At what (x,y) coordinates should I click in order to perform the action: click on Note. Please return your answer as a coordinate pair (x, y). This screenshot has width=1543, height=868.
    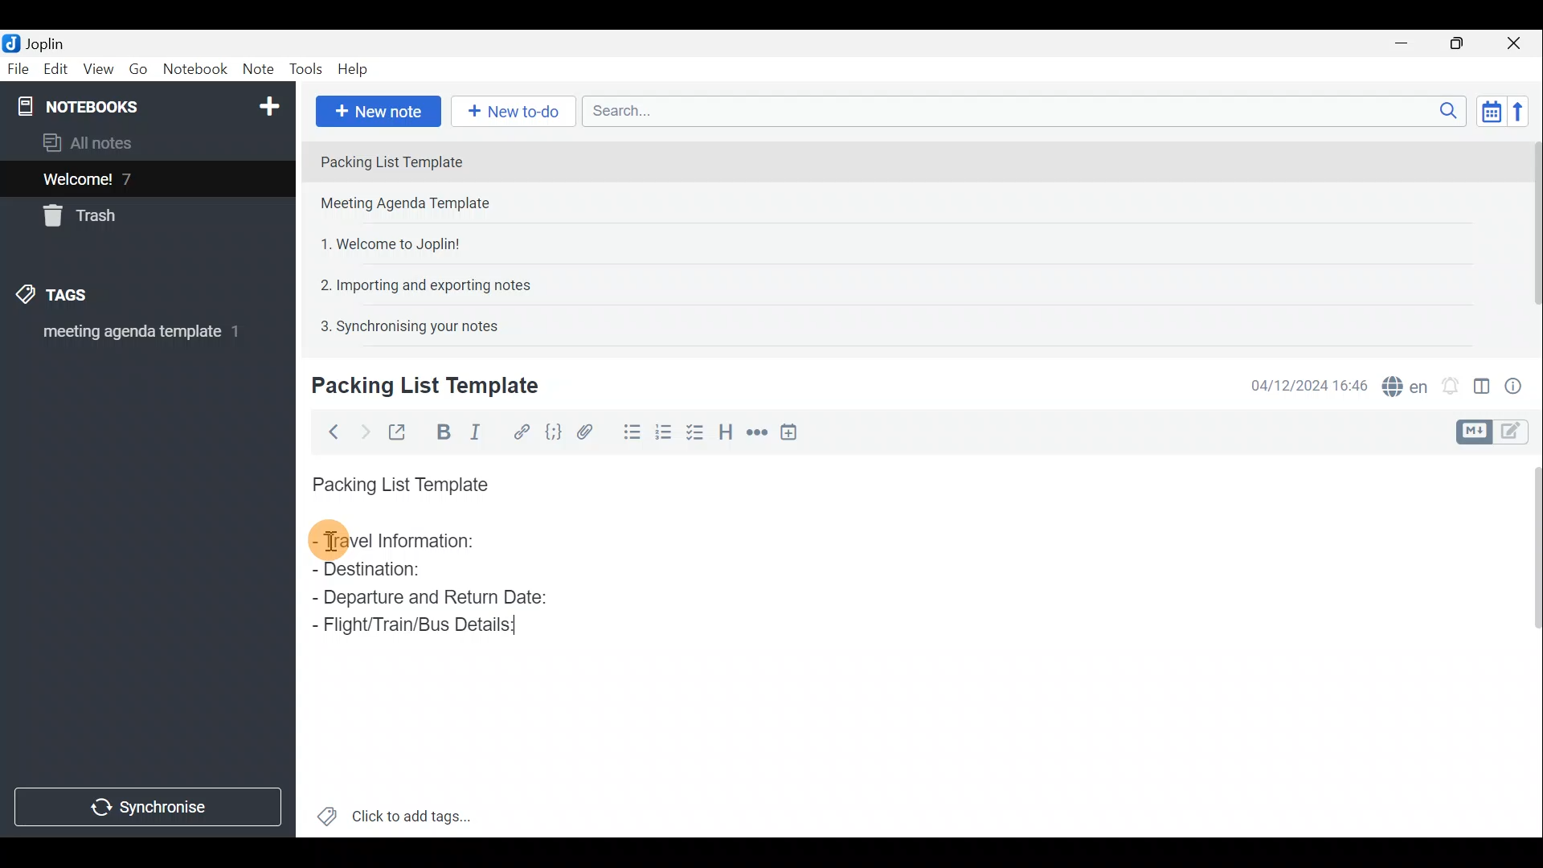
    Looking at the image, I should click on (257, 70).